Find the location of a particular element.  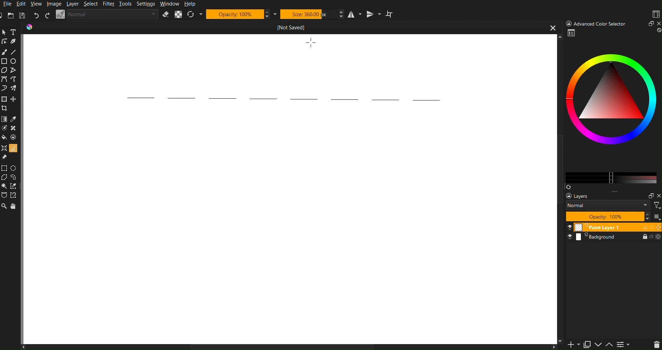

Vertical Mirror is located at coordinates (373, 14).